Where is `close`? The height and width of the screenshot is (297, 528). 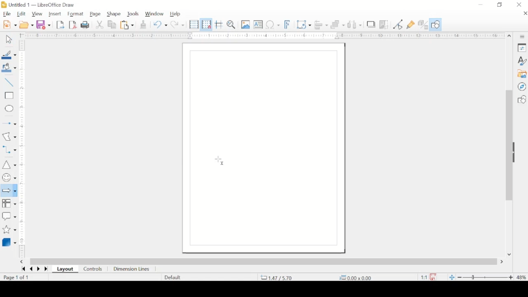
close is located at coordinates (519, 5).